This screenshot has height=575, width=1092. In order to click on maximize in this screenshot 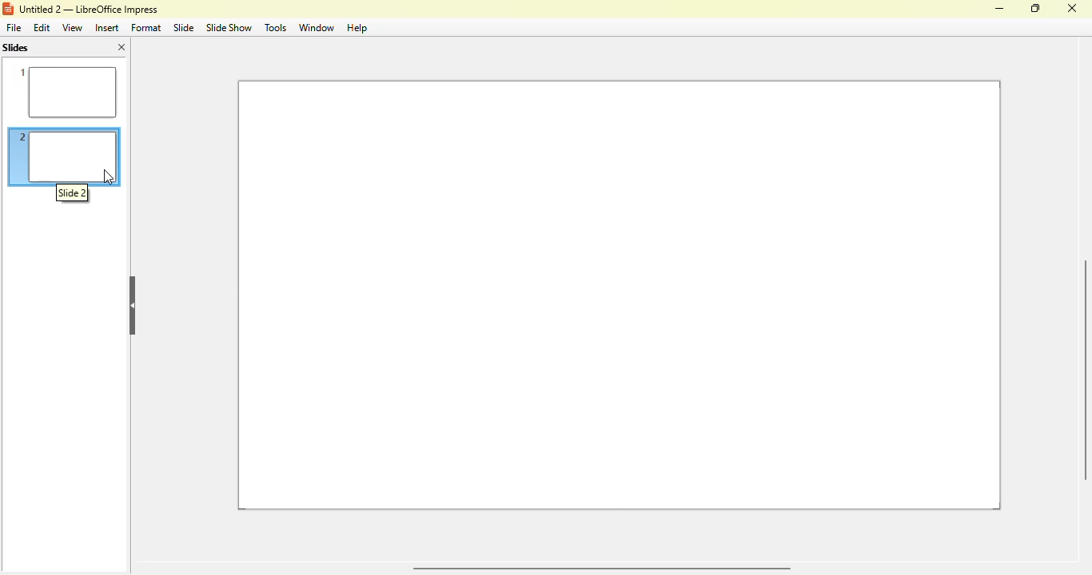, I will do `click(1036, 8)`.